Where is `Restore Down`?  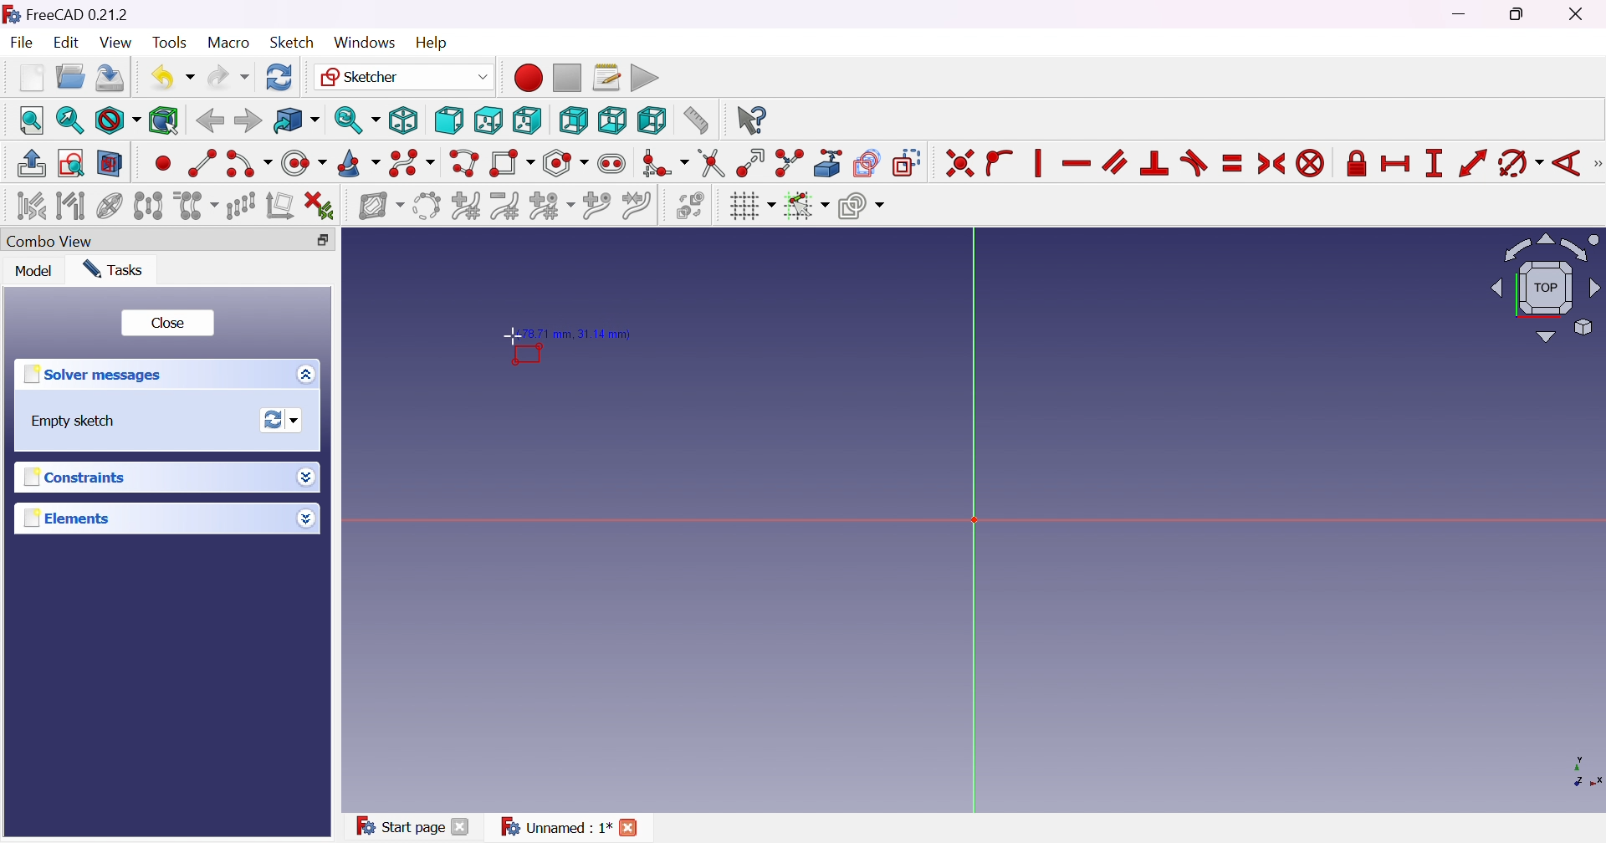
Restore Down is located at coordinates (1519, 16).